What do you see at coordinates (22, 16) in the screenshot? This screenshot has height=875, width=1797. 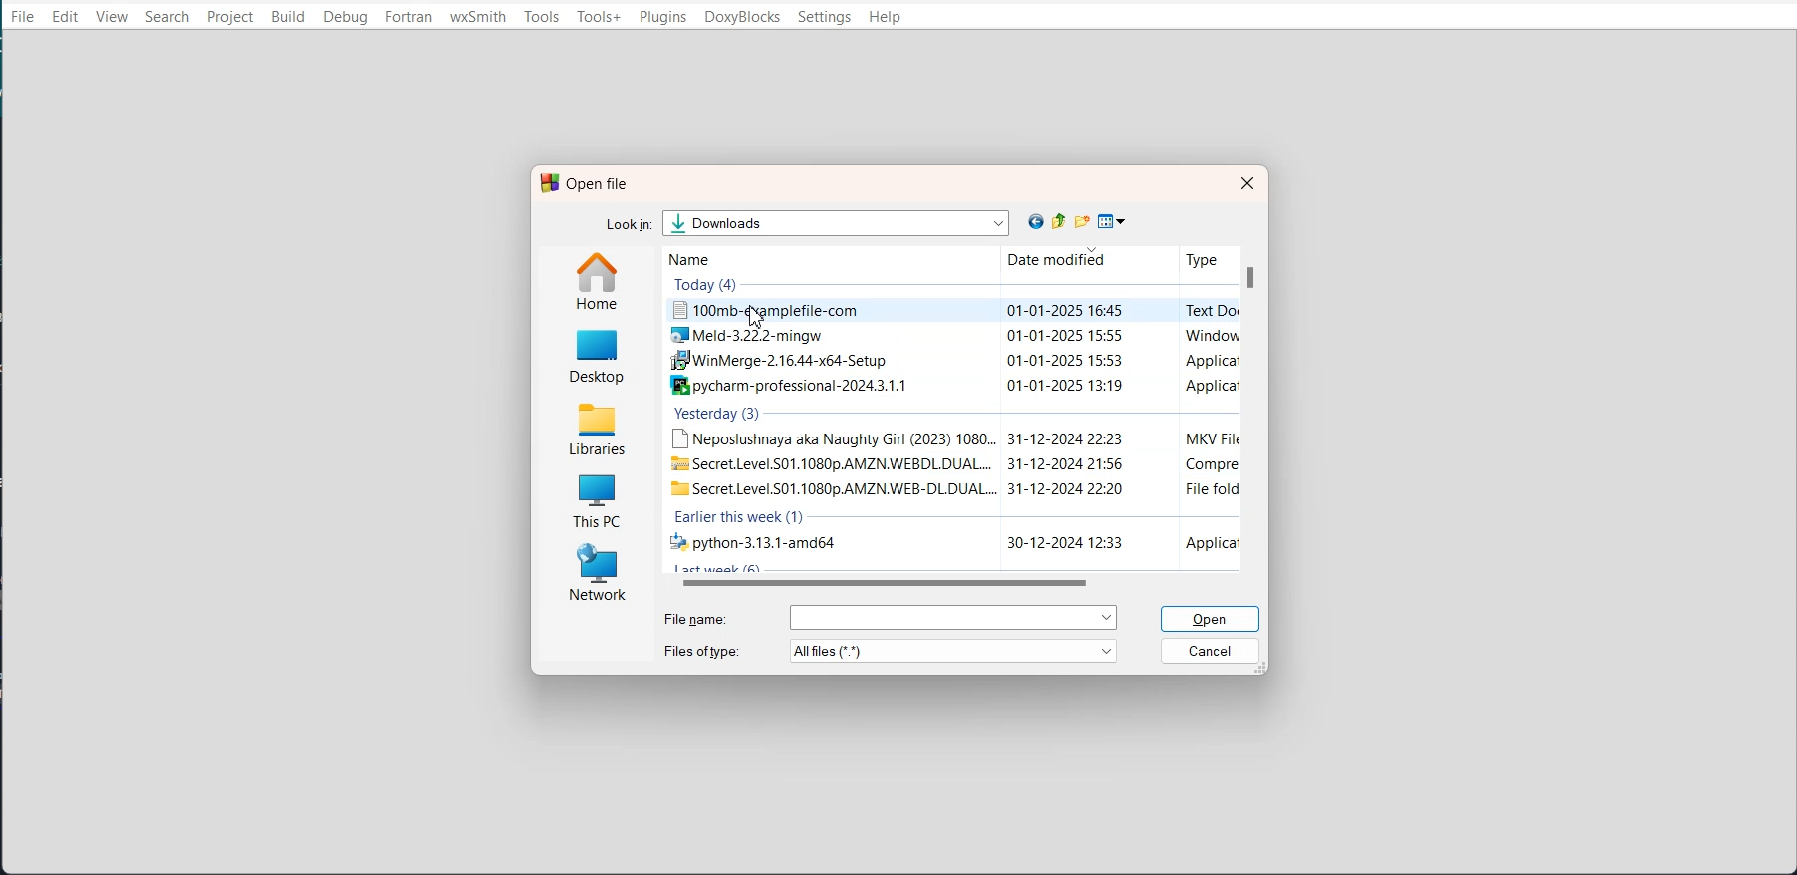 I see `File` at bounding box center [22, 16].